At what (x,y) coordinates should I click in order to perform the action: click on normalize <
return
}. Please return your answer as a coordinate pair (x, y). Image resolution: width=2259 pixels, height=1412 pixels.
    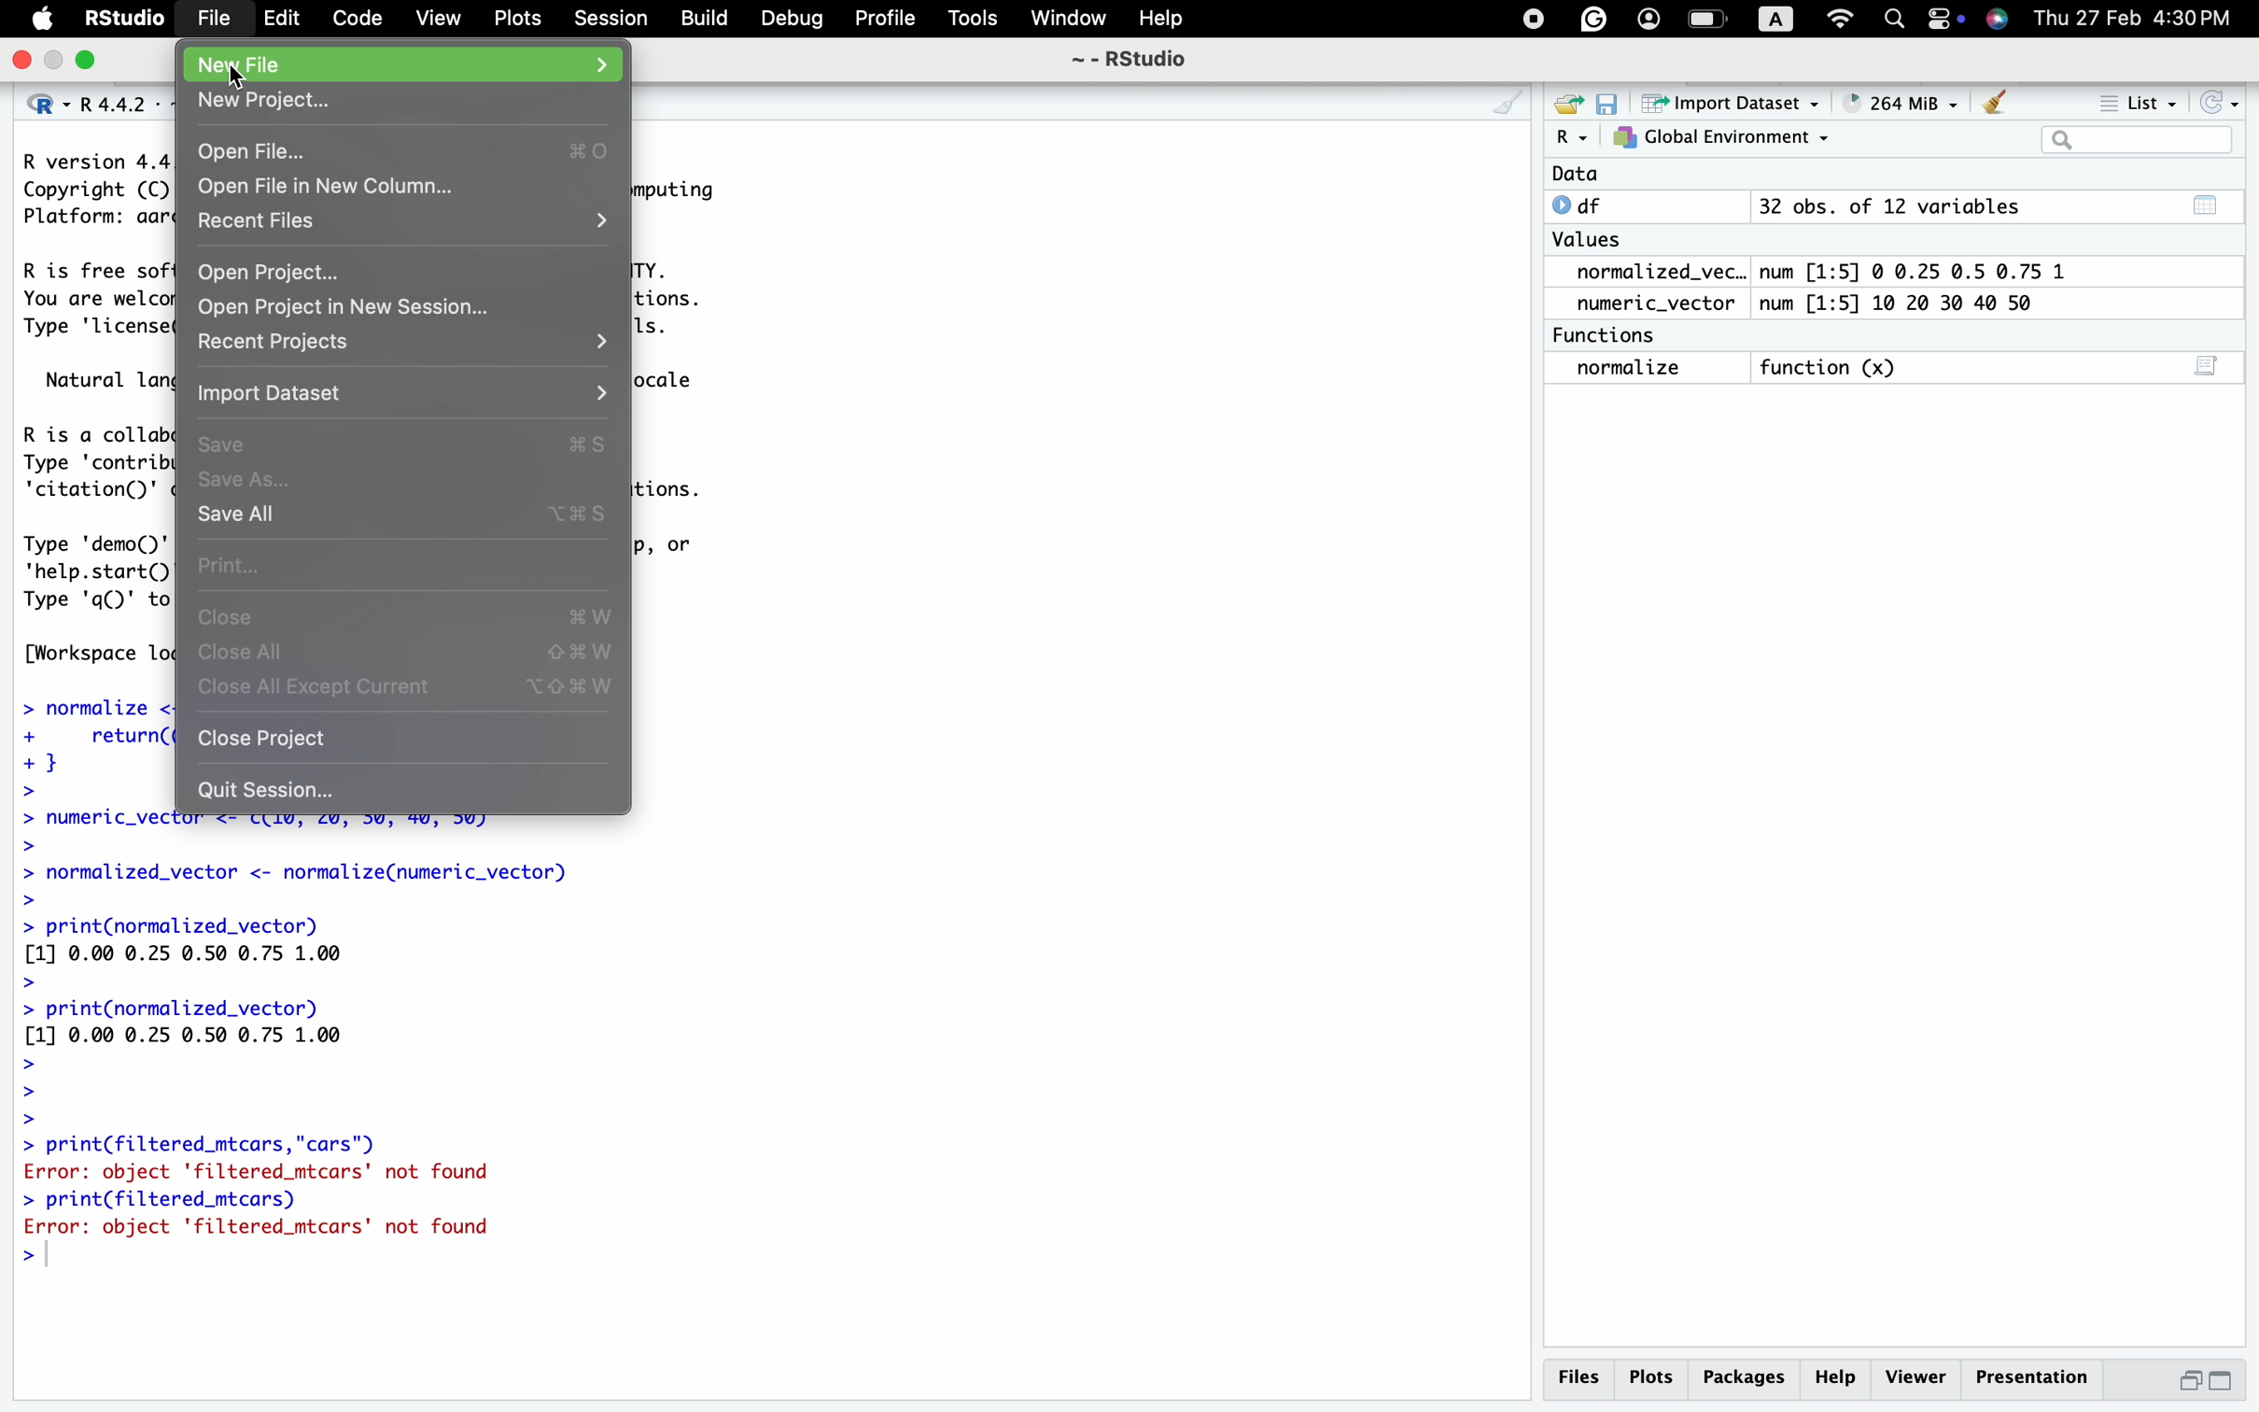
    Looking at the image, I should click on (90, 746).